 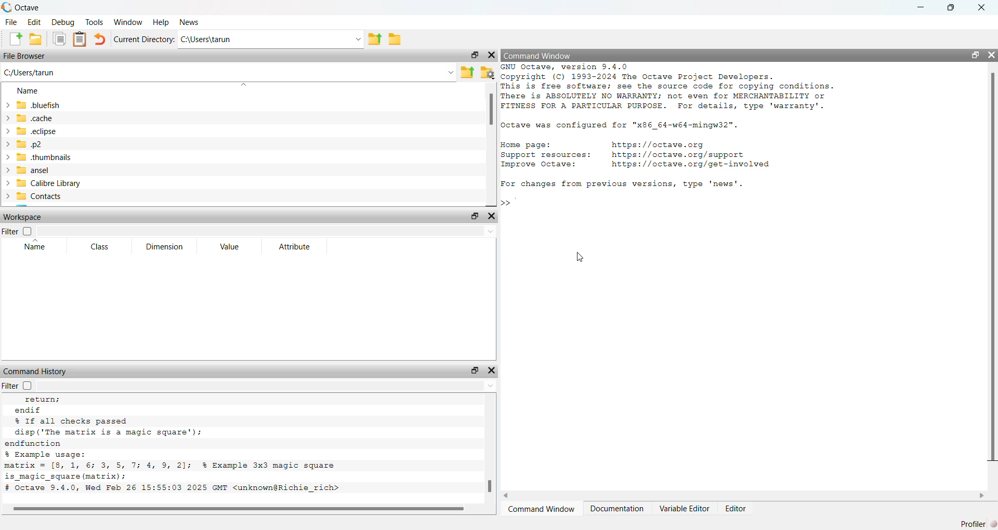 What do you see at coordinates (34, 196) in the screenshot?
I see `Contacts` at bounding box center [34, 196].